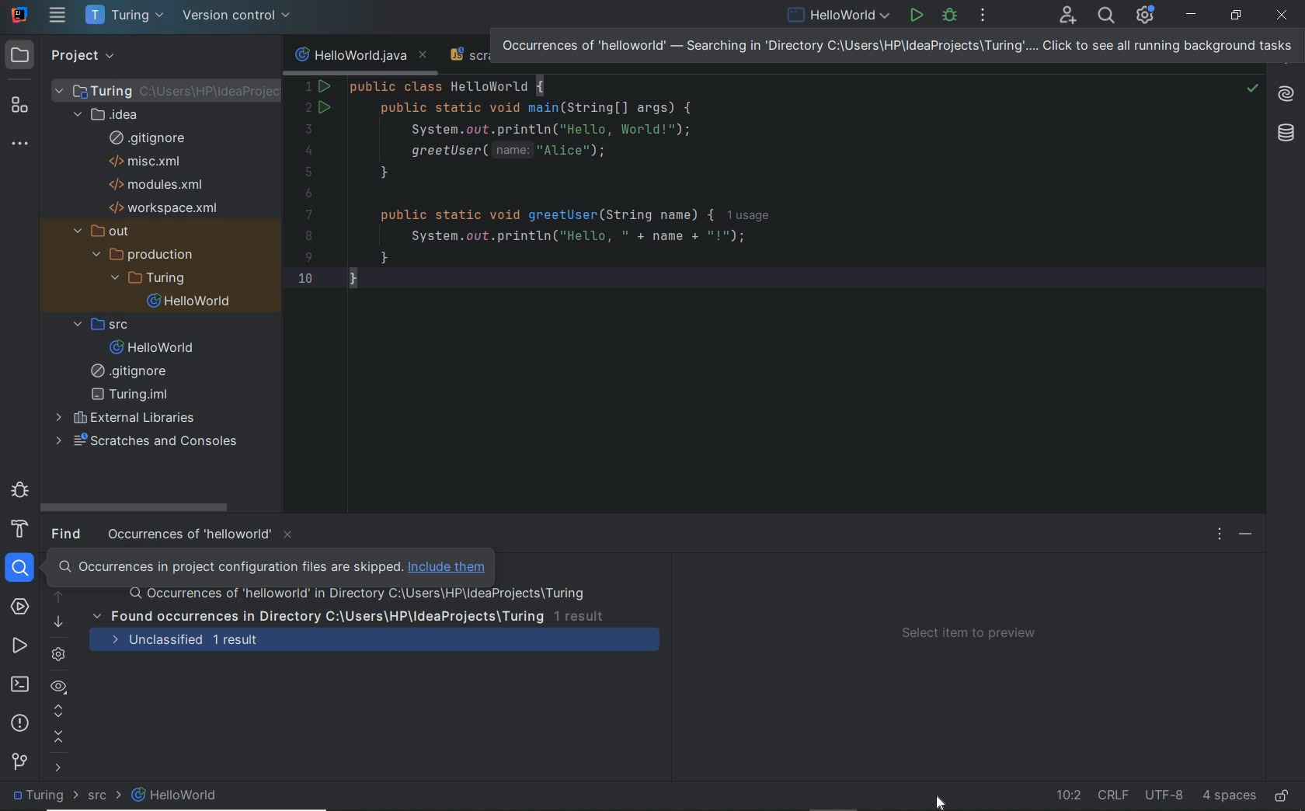  I want to click on version control, so click(18, 763).